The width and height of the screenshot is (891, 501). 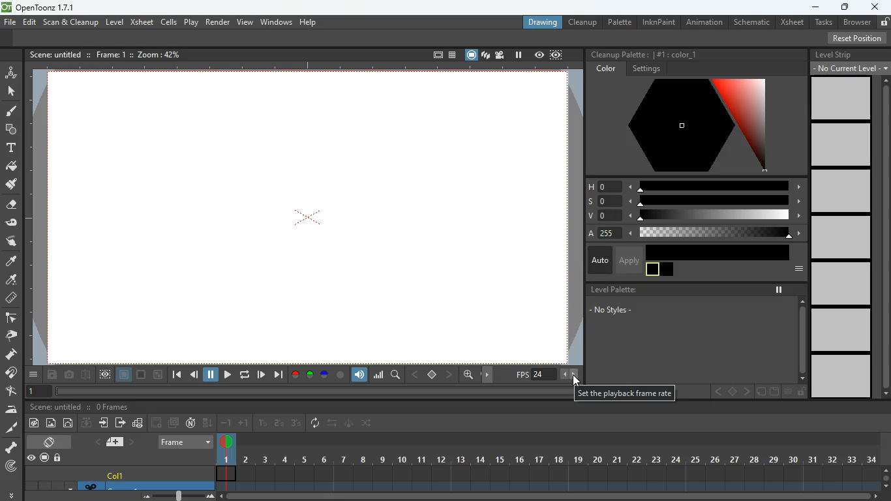 What do you see at coordinates (380, 376) in the screenshot?
I see `graph` at bounding box center [380, 376].